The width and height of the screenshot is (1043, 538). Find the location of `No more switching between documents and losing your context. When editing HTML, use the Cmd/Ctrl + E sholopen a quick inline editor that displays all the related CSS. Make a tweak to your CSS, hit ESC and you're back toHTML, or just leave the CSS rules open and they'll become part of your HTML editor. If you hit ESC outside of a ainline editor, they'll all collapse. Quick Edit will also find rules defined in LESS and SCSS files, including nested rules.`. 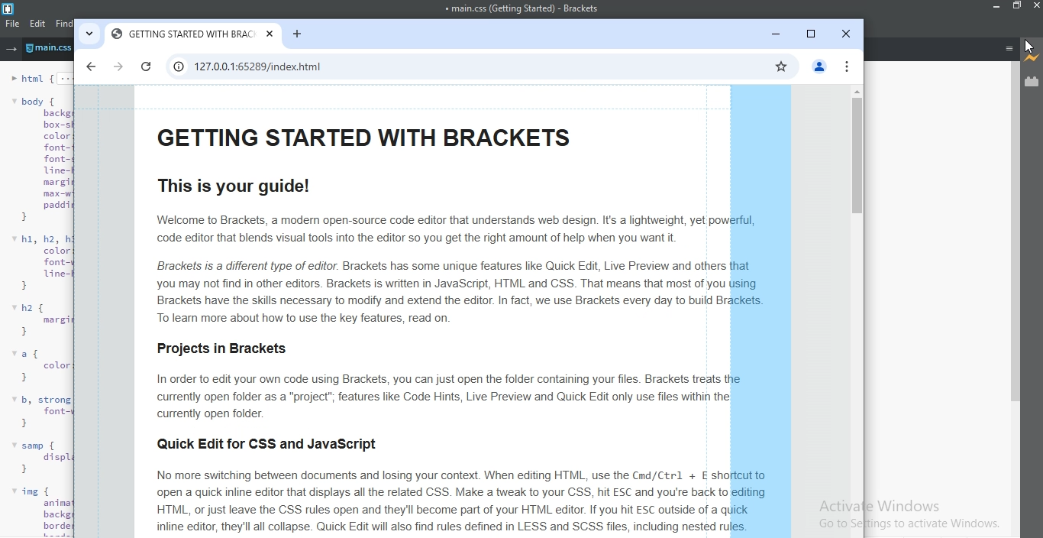

No more switching between documents and losing your context. When editing HTML, use the Cmd/Ctrl + E sholopen a quick inline editor that displays all the related CSS. Make a tweak to your CSS, hit ESC and you're back toHTML, or just leave the CSS rules open and they'll become part of your HTML editor. If you hit ESC outside of a ainline editor, they'll all collapse. Quick Edit will also find rules defined in LESS and SCSS files, including nested rules. is located at coordinates (458, 501).